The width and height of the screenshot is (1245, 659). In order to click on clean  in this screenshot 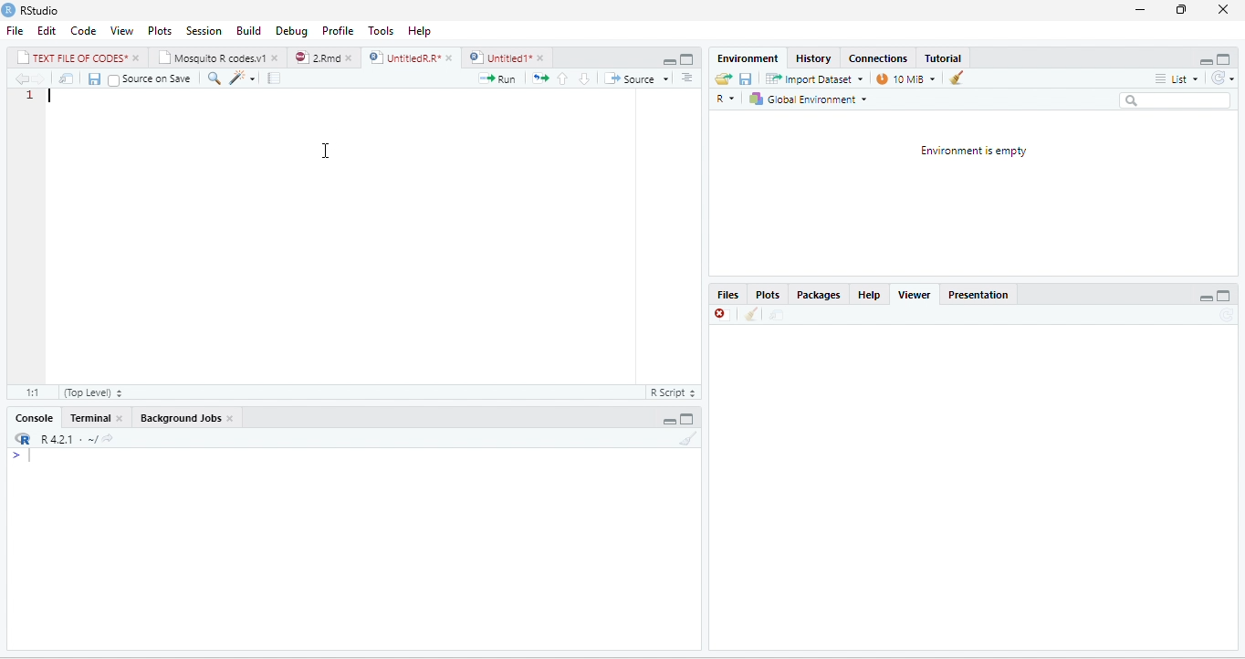, I will do `click(751, 316)`.